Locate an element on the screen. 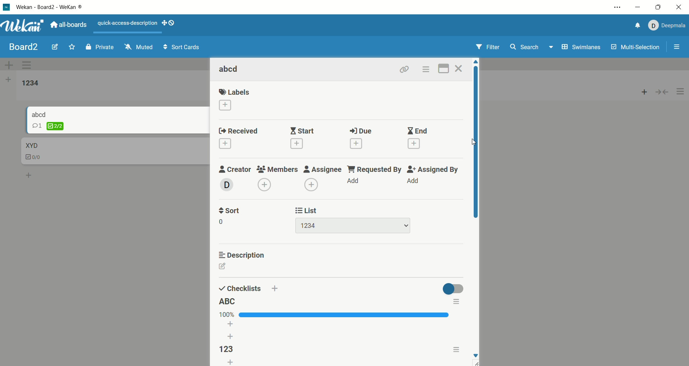 Image resolution: width=689 pixels, height=366 pixels. close is located at coordinates (678, 8).